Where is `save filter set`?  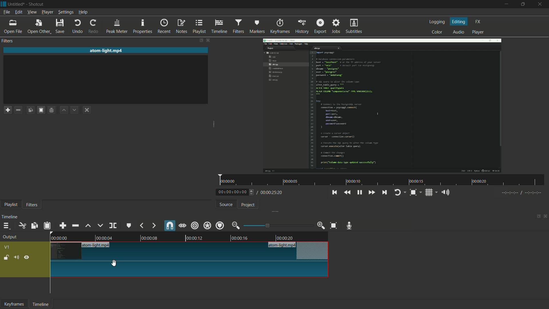
save filter set is located at coordinates (52, 110).